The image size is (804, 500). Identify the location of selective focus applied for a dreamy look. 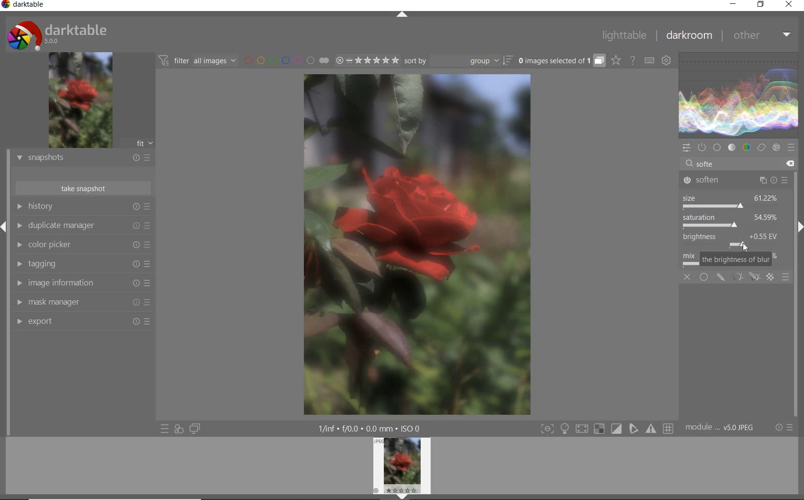
(417, 246).